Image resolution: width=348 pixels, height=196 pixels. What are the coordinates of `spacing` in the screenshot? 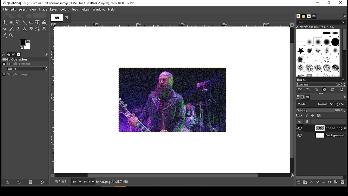 It's located at (322, 85).